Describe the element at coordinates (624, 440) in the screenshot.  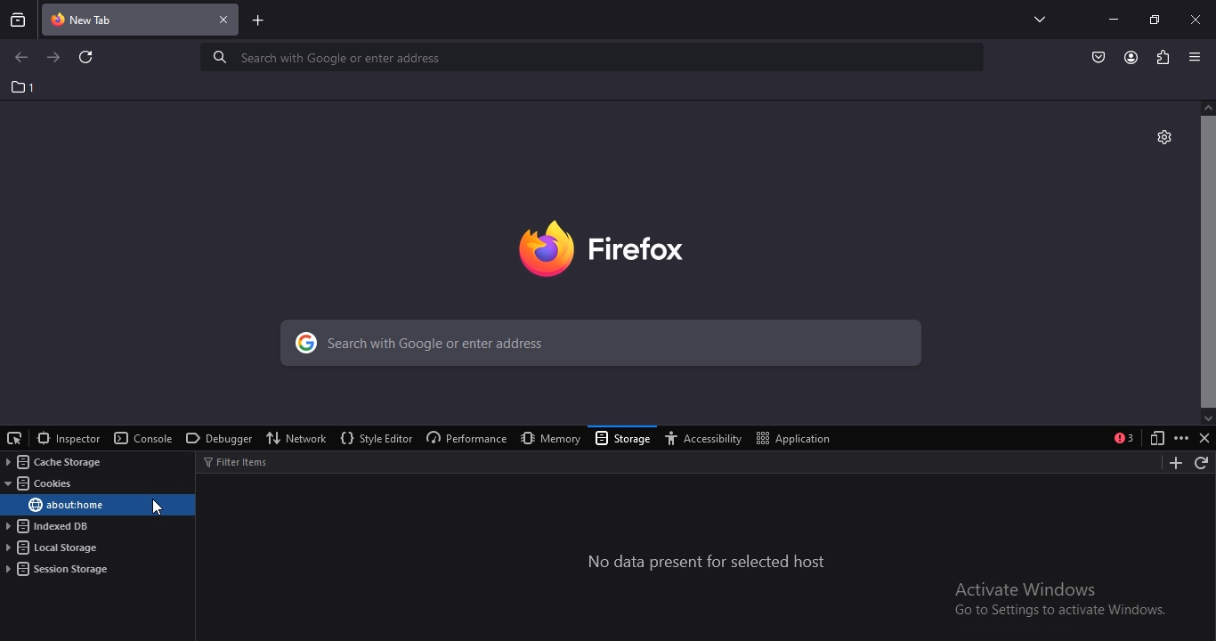
I see `storage` at that location.